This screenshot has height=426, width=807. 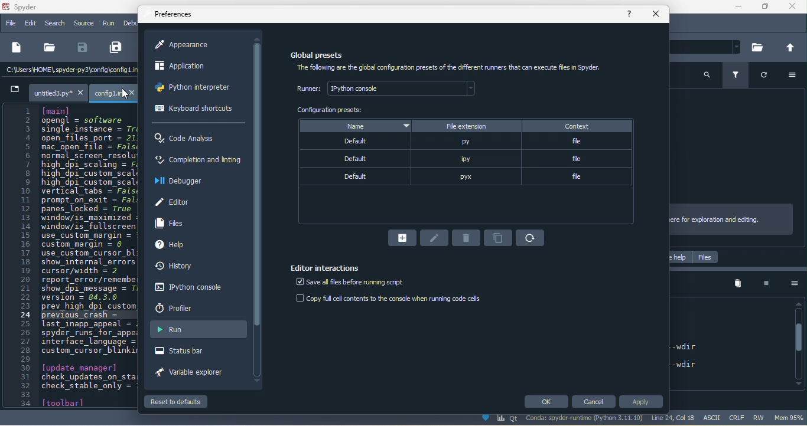 I want to click on save, so click(x=83, y=48).